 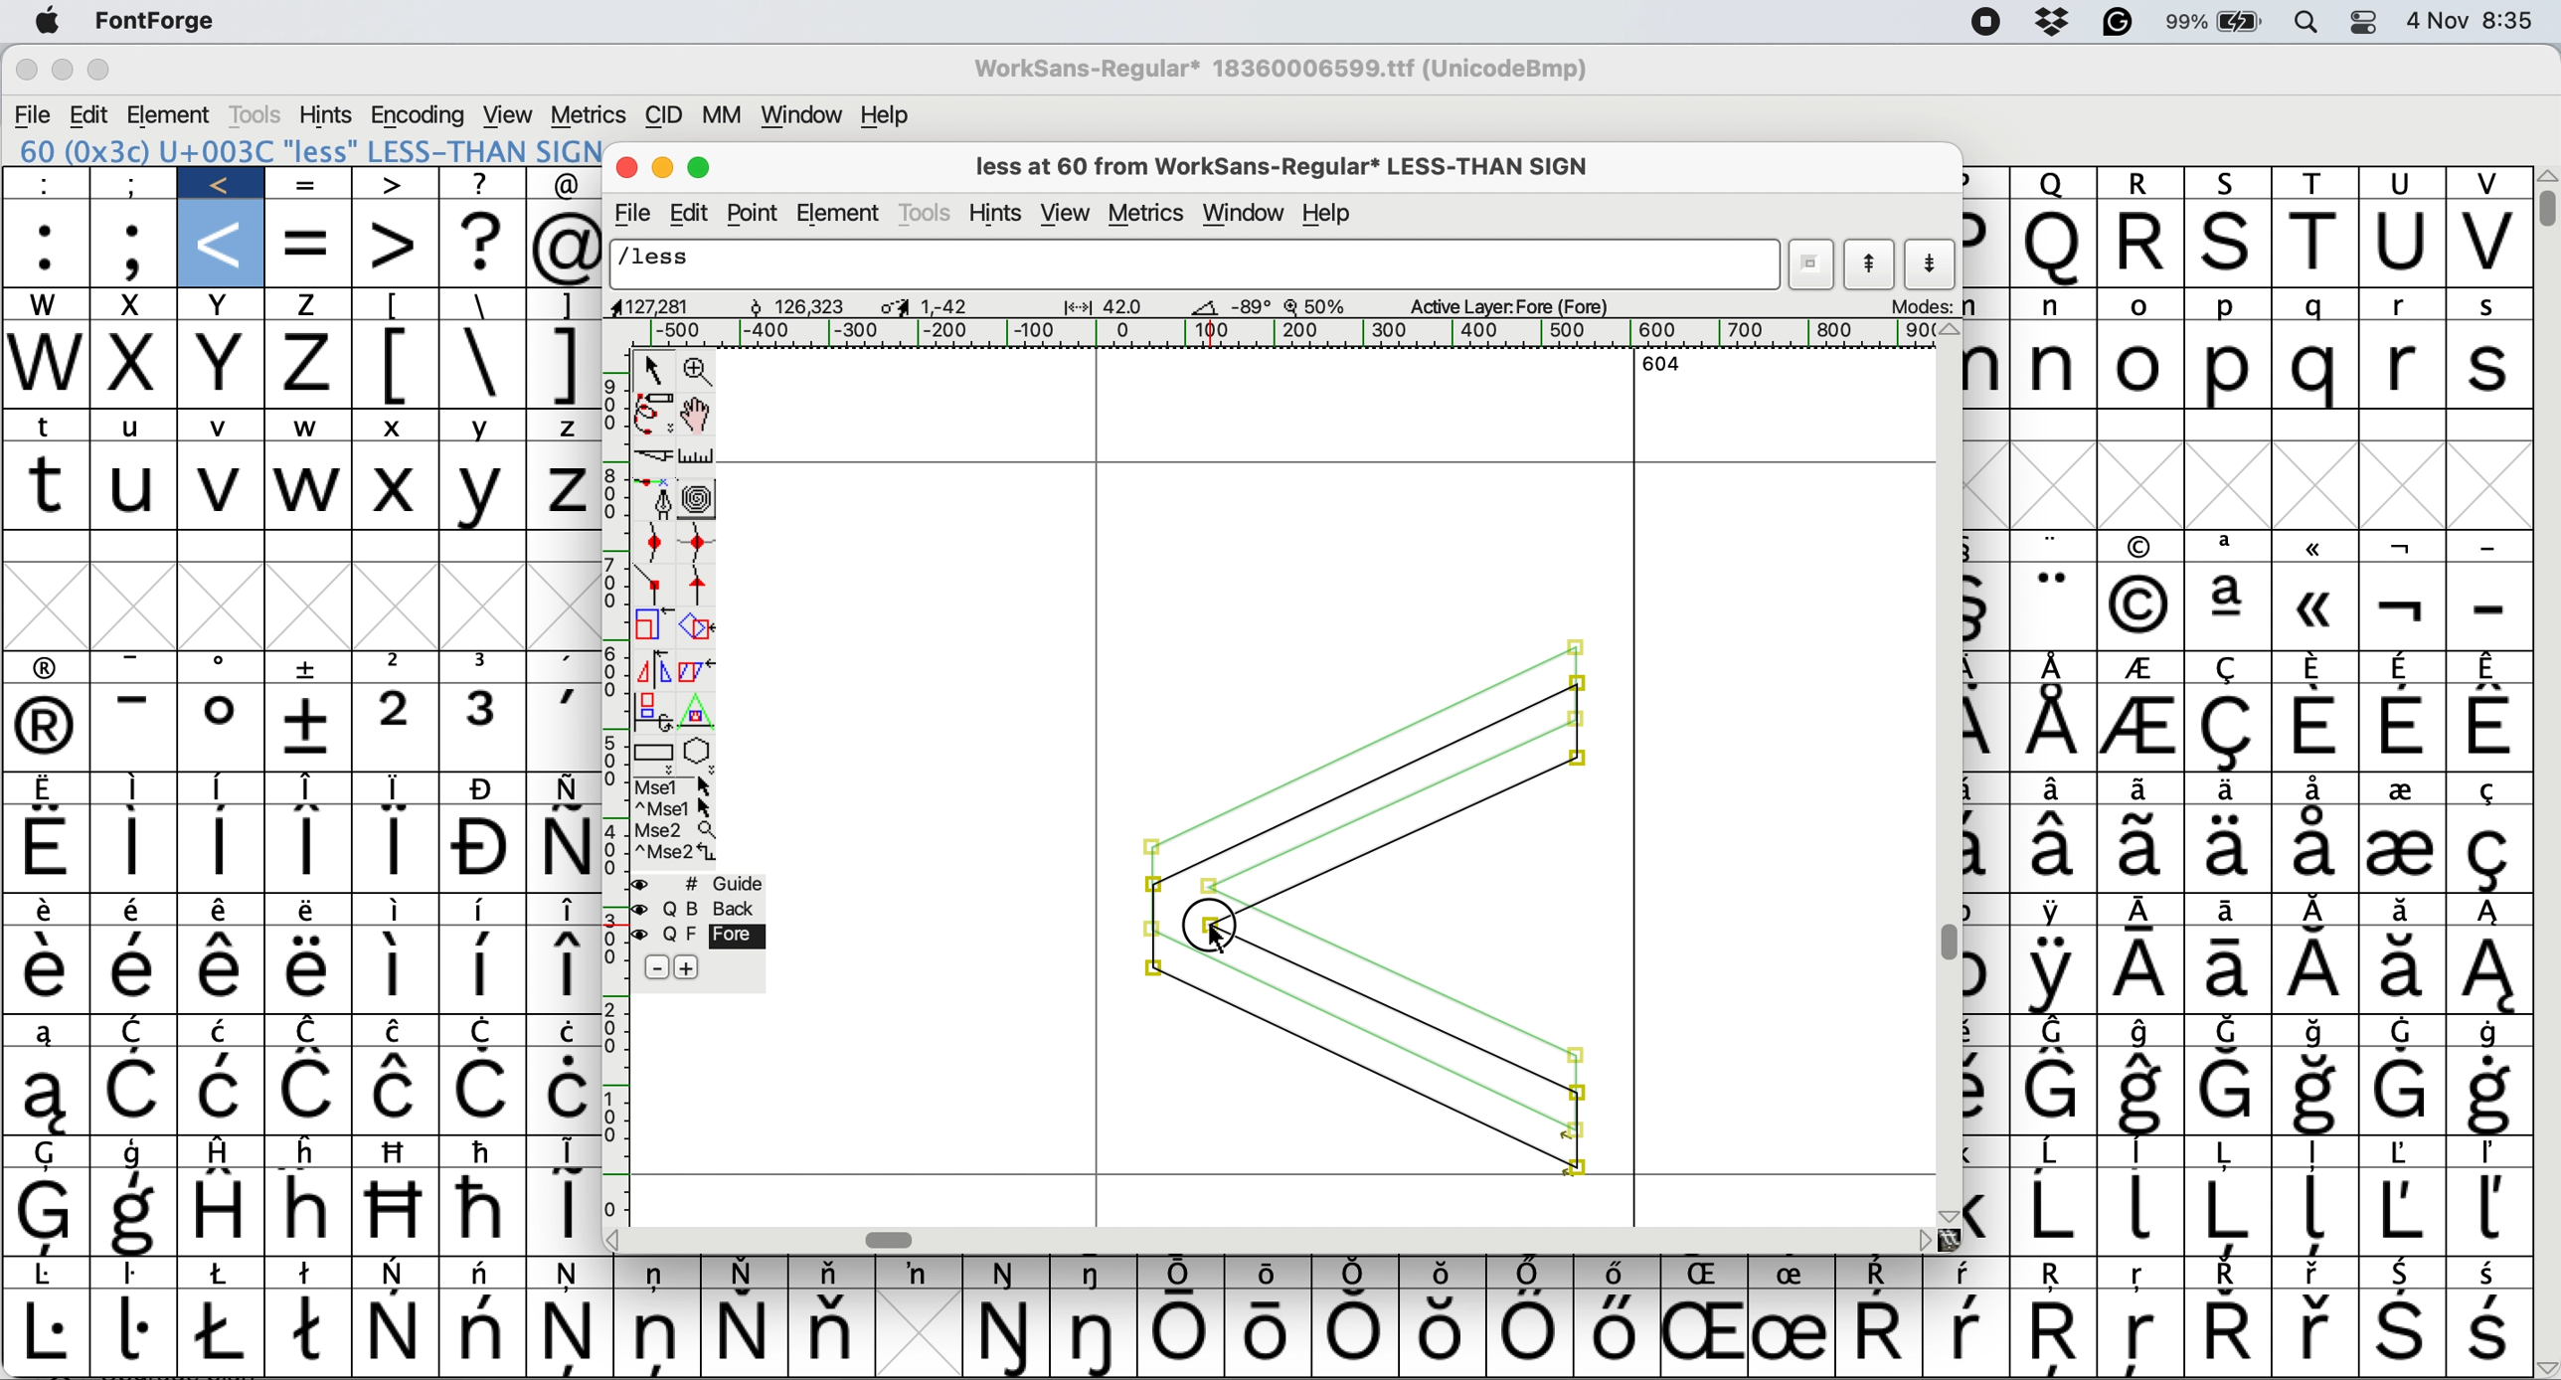 What do you see at coordinates (2229, 1091) in the screenshot?
I see `Symbol` at bounding box center [2229, 1091].